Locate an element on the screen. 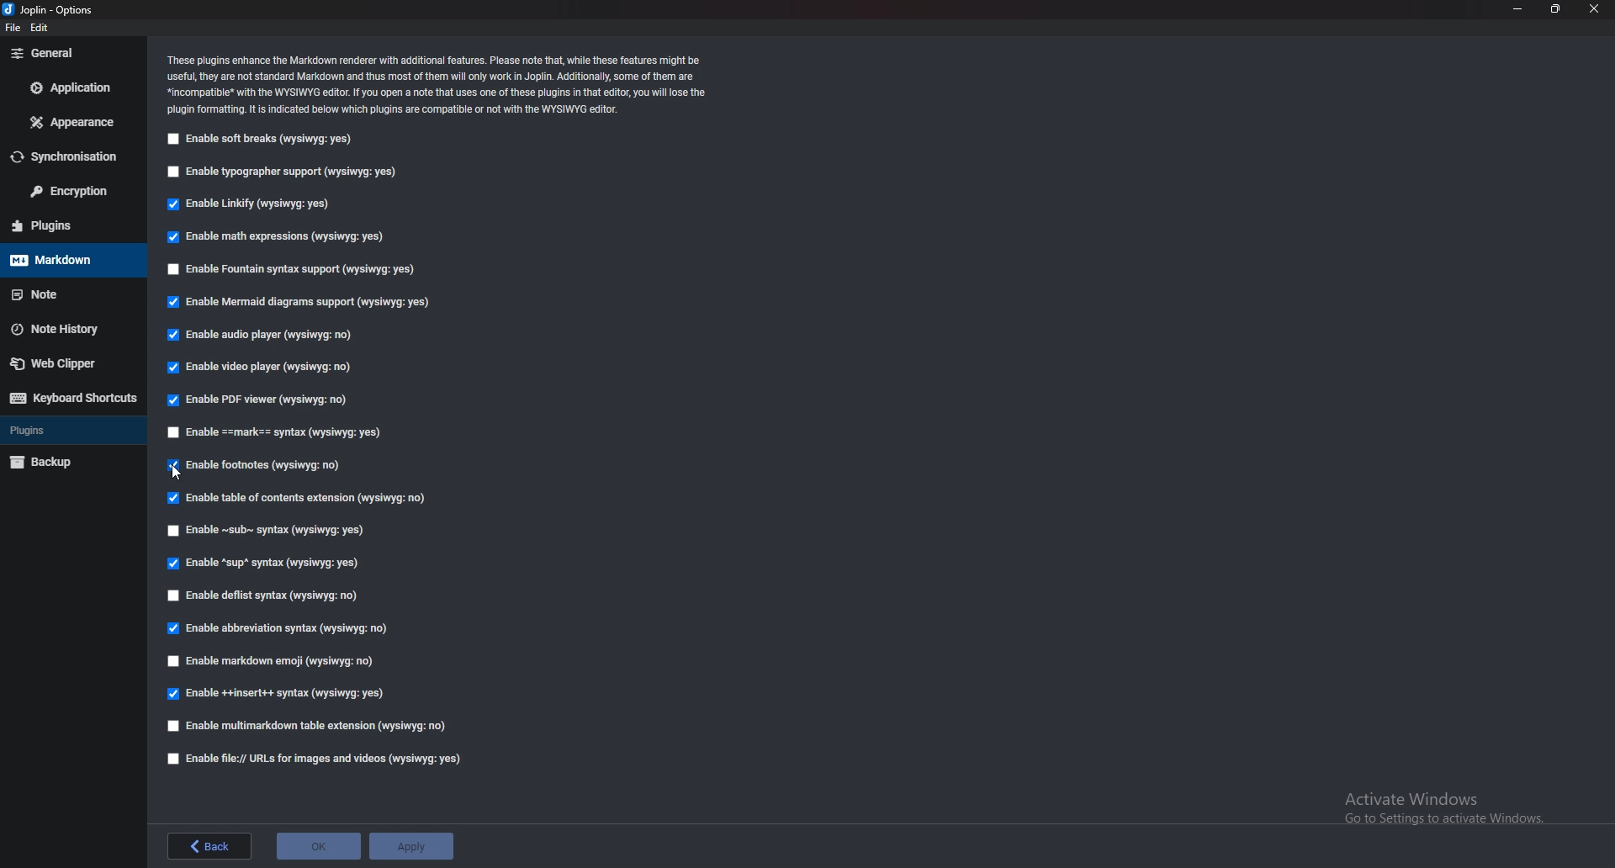 The image size is (1615, 868). Enable table of contents extension is located at coordinates (305, 498).